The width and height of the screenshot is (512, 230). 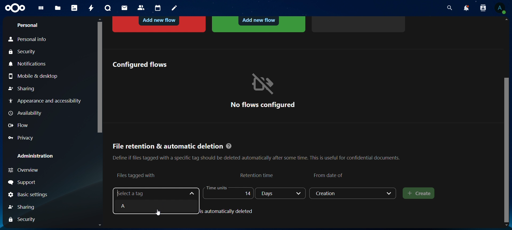 What do you see at coordinates (29, 64) in the screenshot?
I see `notifications` at bounding box center [29, 64].